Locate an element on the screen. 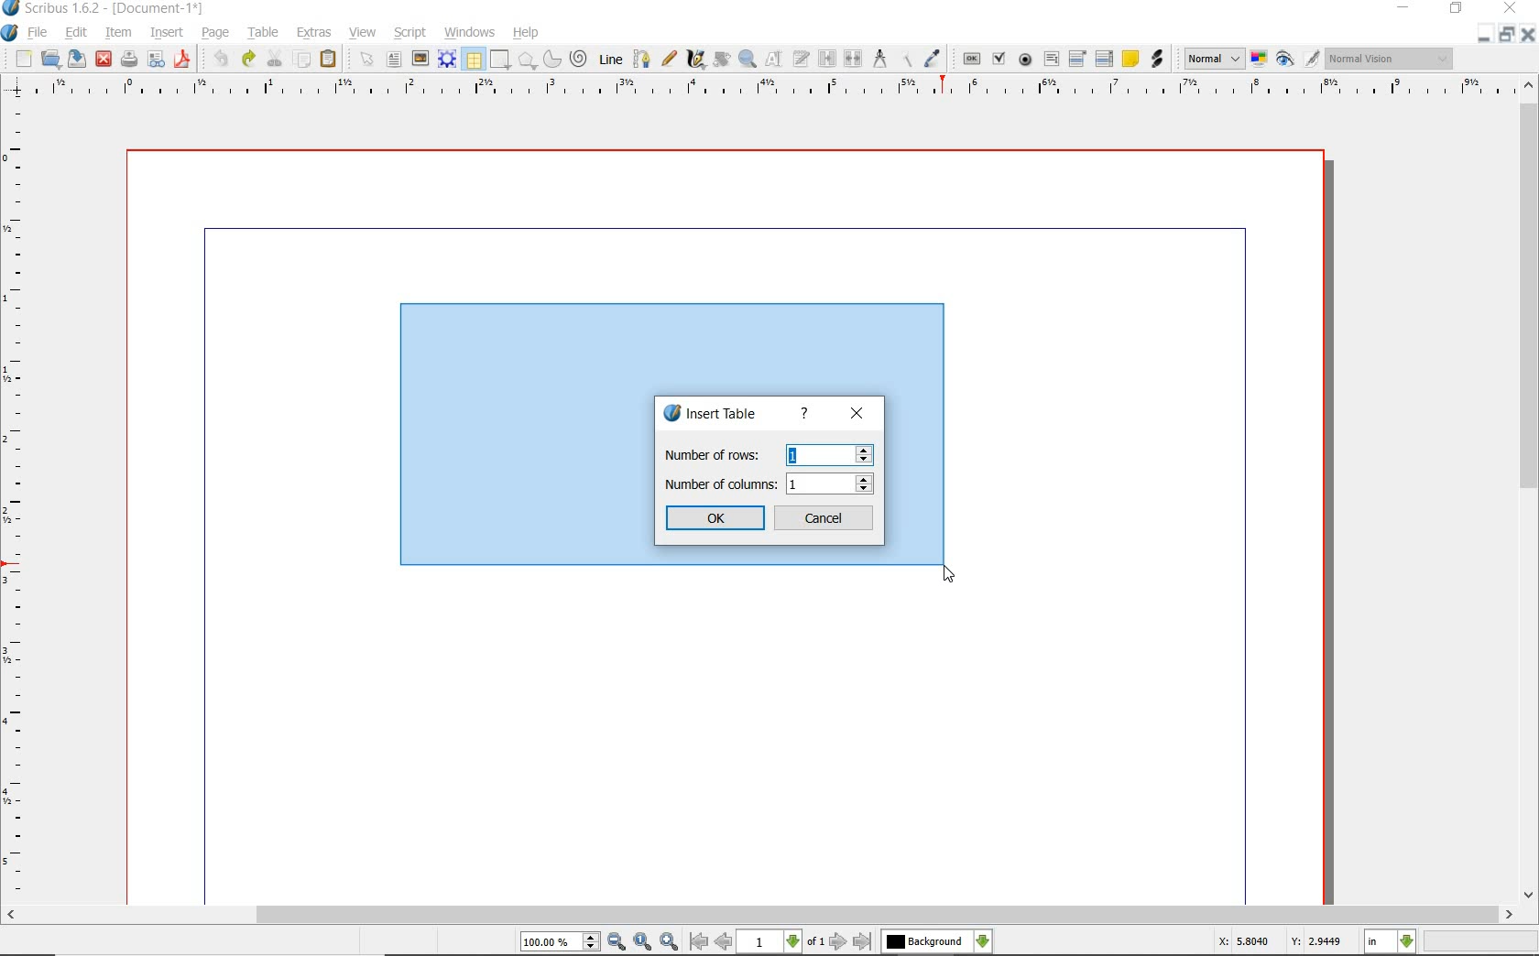 The width and height of the screenshot is (1539, 956). shape is located at coordinates (528, 61).